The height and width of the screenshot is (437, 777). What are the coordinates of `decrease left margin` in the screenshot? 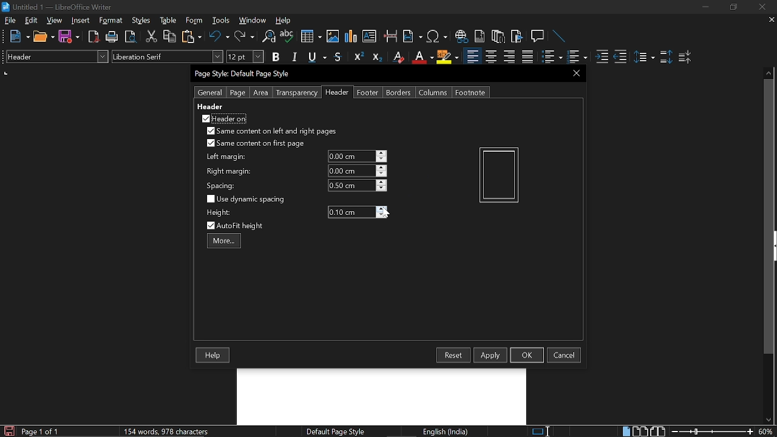 It's located at (382, 160).